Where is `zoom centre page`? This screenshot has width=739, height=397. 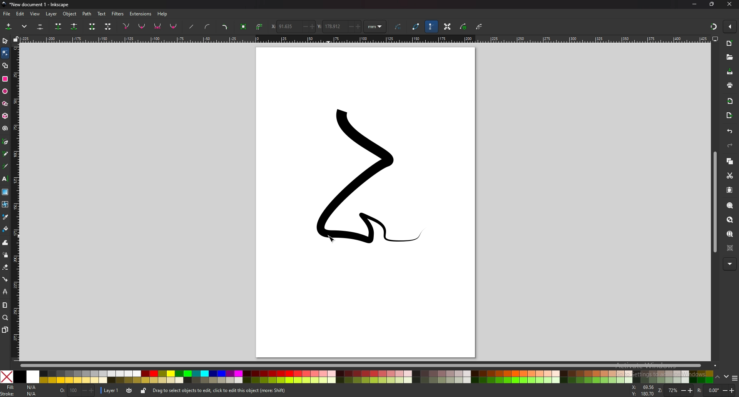
zoom centre page is located at coordinates (730, 248).